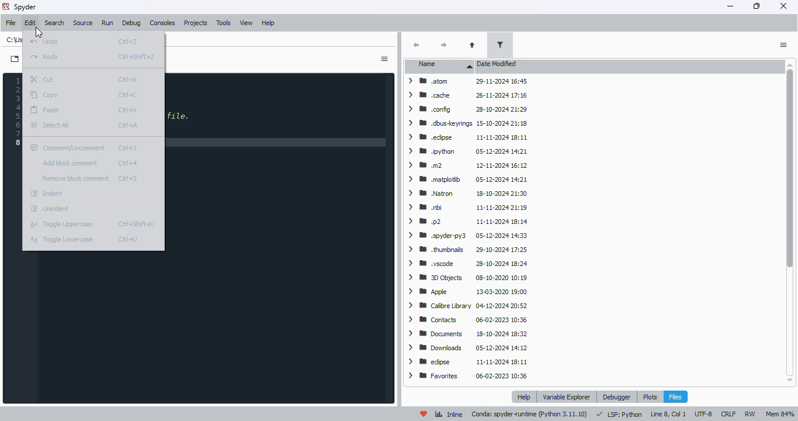  What do you see at coordinates (468, 362) in the screenshot?
I see `> WM edipse 11-11-2024 18:11` at bounding box center [468, 362].